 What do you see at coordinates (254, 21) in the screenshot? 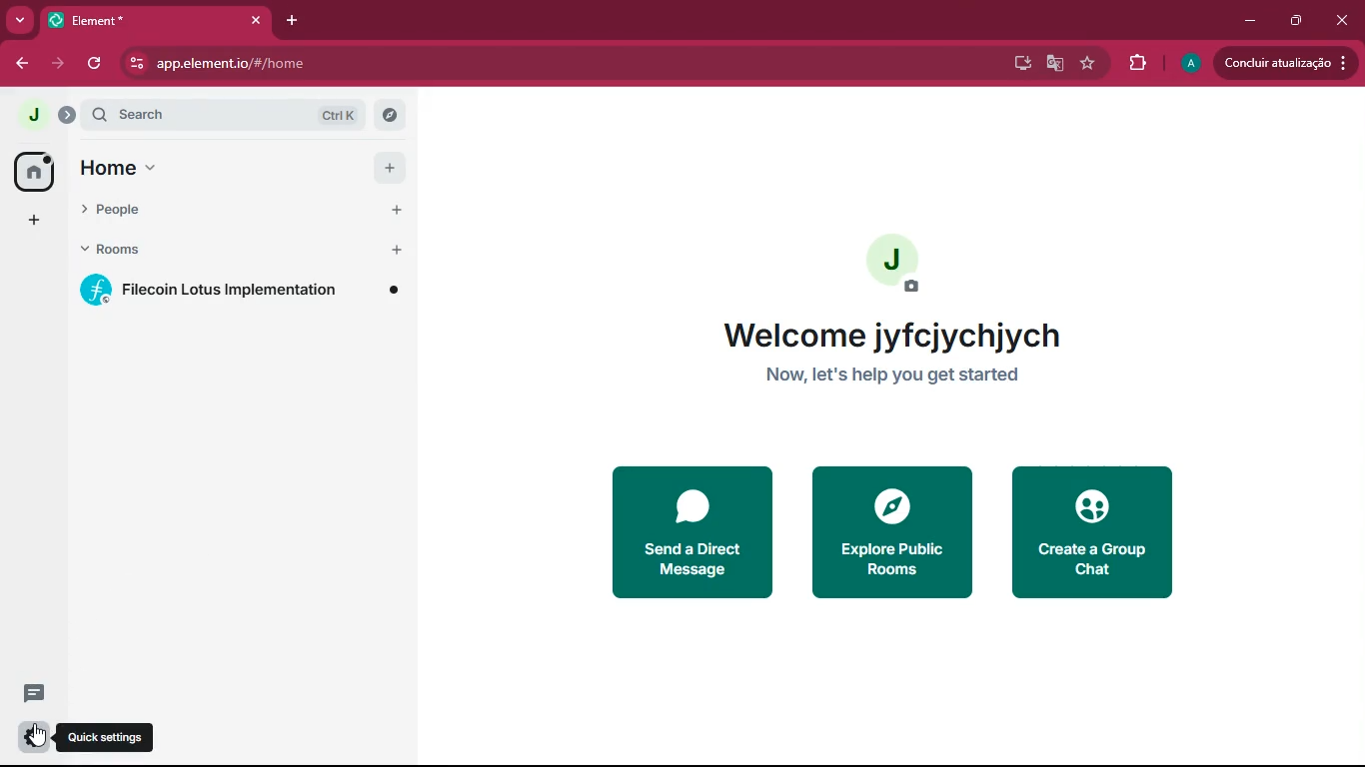
I see `Close` at bounding box center [254, 21].